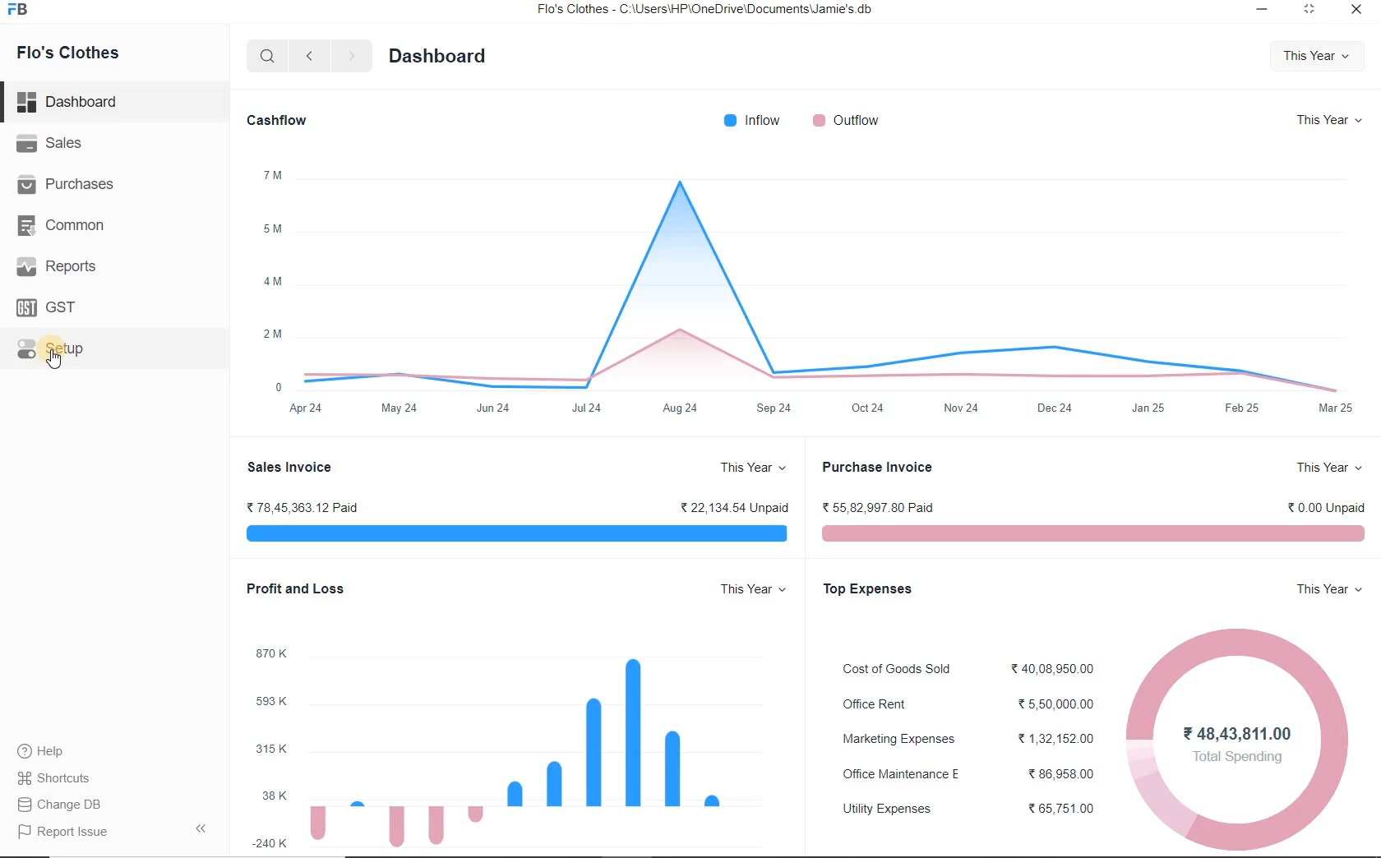  I want to click on 38 K, so click(275, 795).